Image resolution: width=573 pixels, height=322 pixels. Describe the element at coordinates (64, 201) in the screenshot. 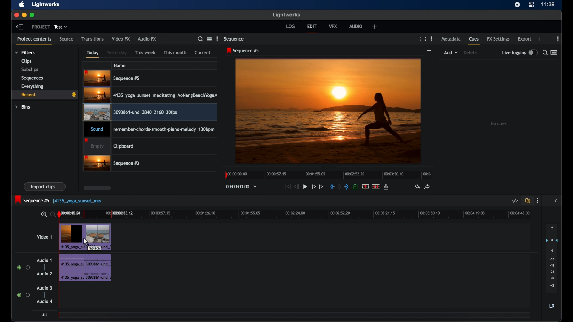

I see `sequence 5` at that location.